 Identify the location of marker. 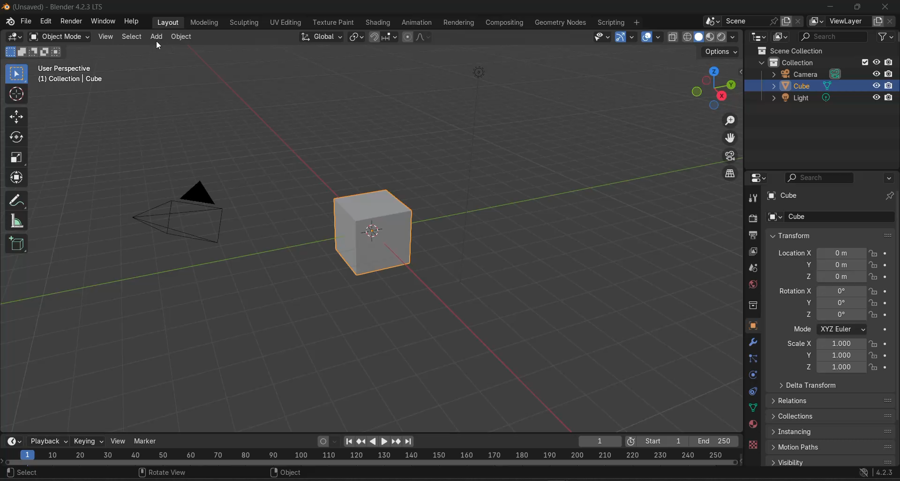
(147, 441).